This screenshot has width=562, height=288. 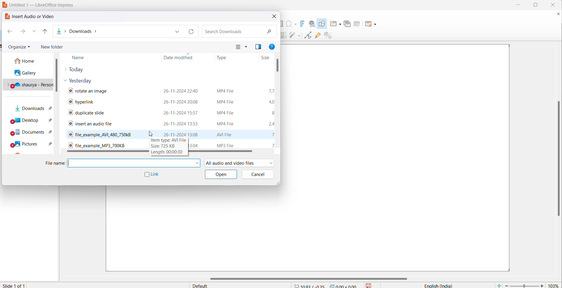 What do you see at coordinates (375, 24) in the screenshot?
I see `Slide layout options` at bounding box center [375, 24].